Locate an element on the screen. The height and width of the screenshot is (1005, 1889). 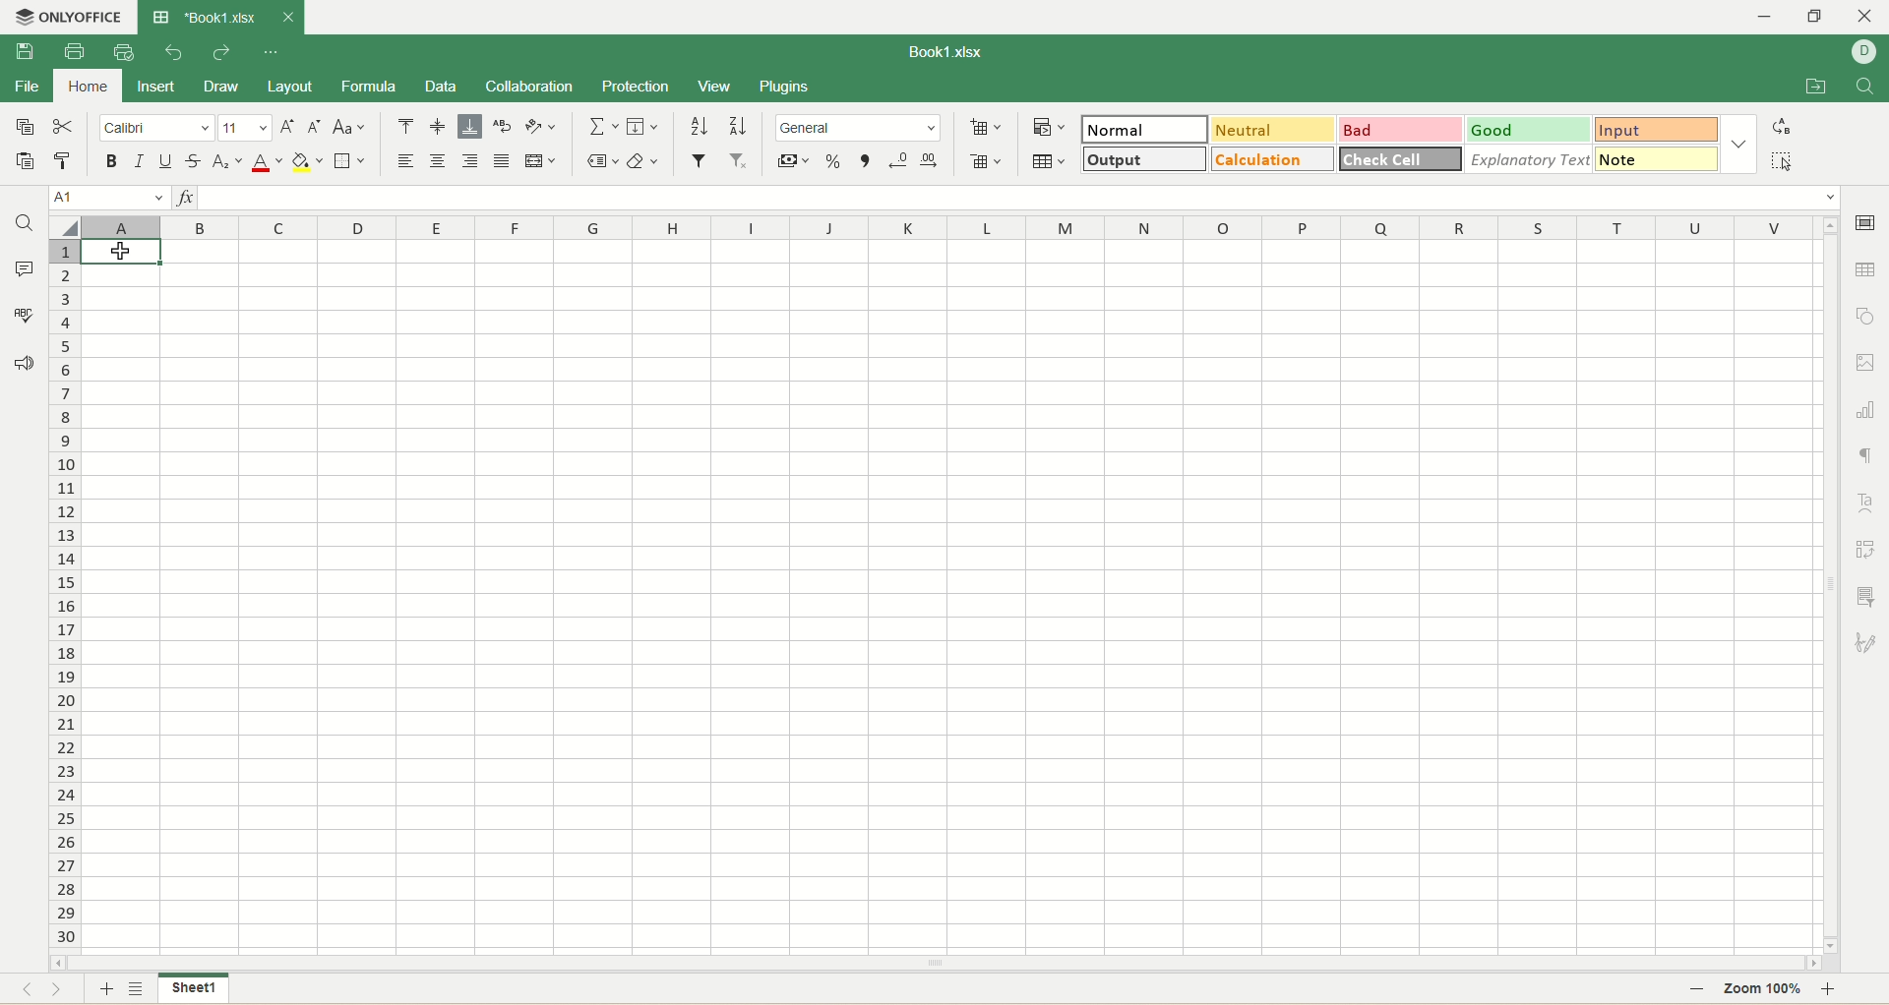
Book1.xlsx is located at coordinates (939, 50).